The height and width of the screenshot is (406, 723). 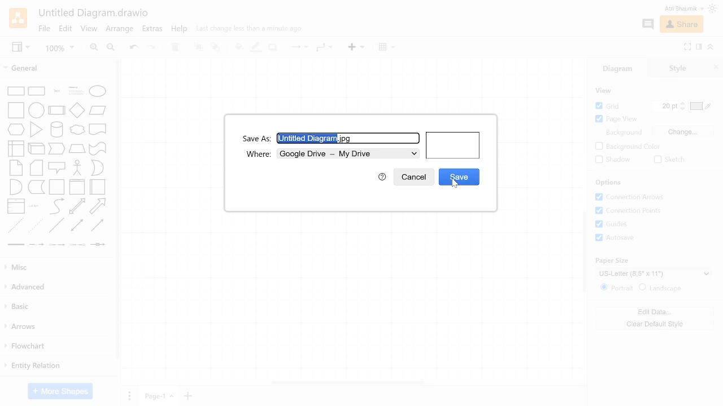 What do you see at coordinates (45, 29) in the screenshot?
I see `File` at bounding box center [45, 29].